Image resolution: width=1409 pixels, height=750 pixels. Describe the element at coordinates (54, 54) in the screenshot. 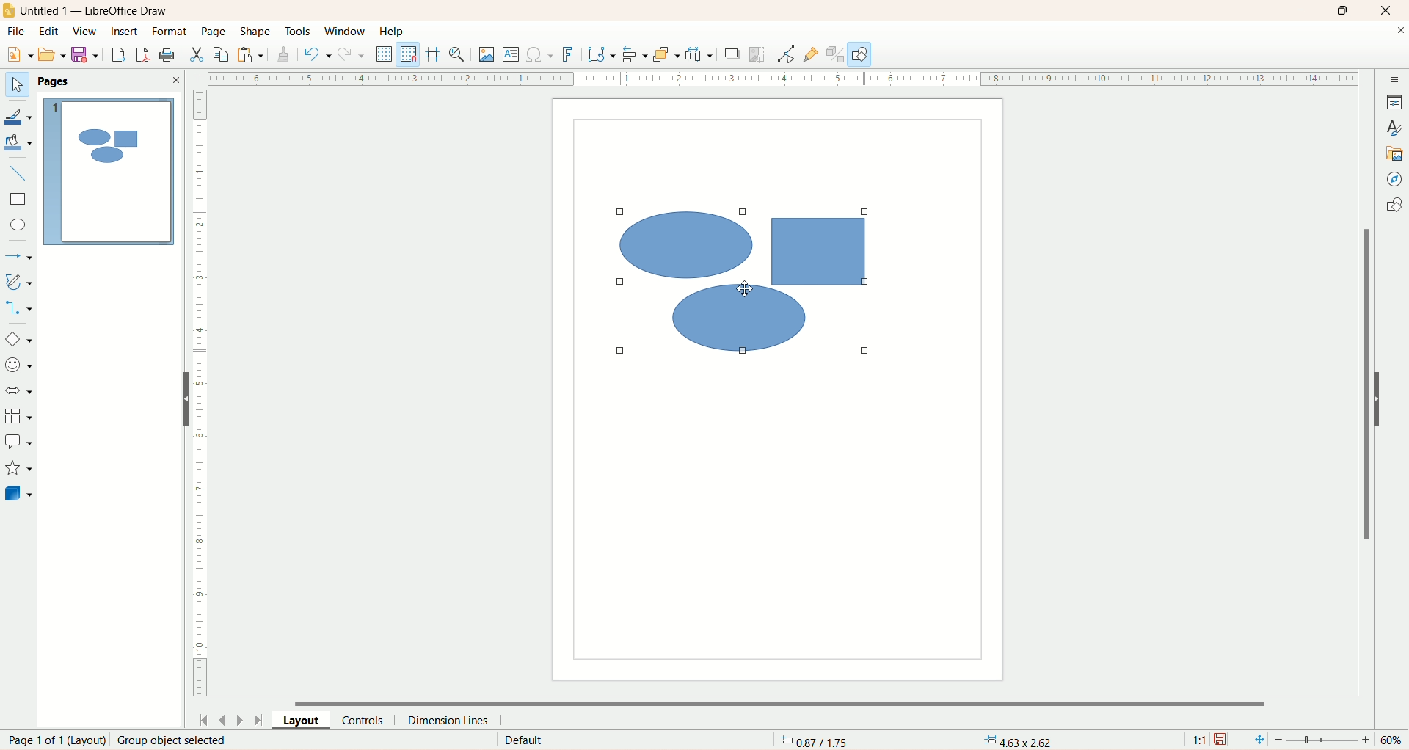

I see `open` at that location.